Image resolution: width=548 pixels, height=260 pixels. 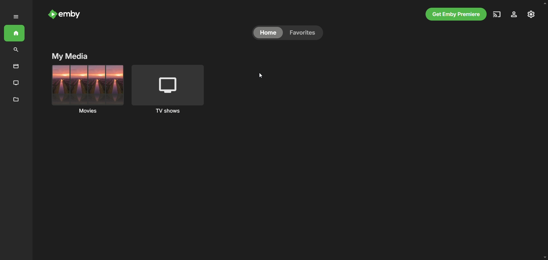 What do you see at coordinates (15, 100) in the screenshot?
I see `folder` at bounding box center [15, 100].